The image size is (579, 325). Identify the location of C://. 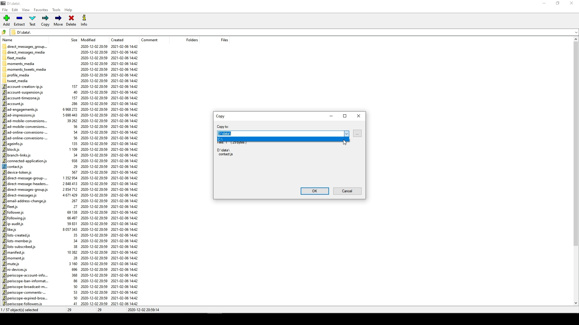
(238, 140).